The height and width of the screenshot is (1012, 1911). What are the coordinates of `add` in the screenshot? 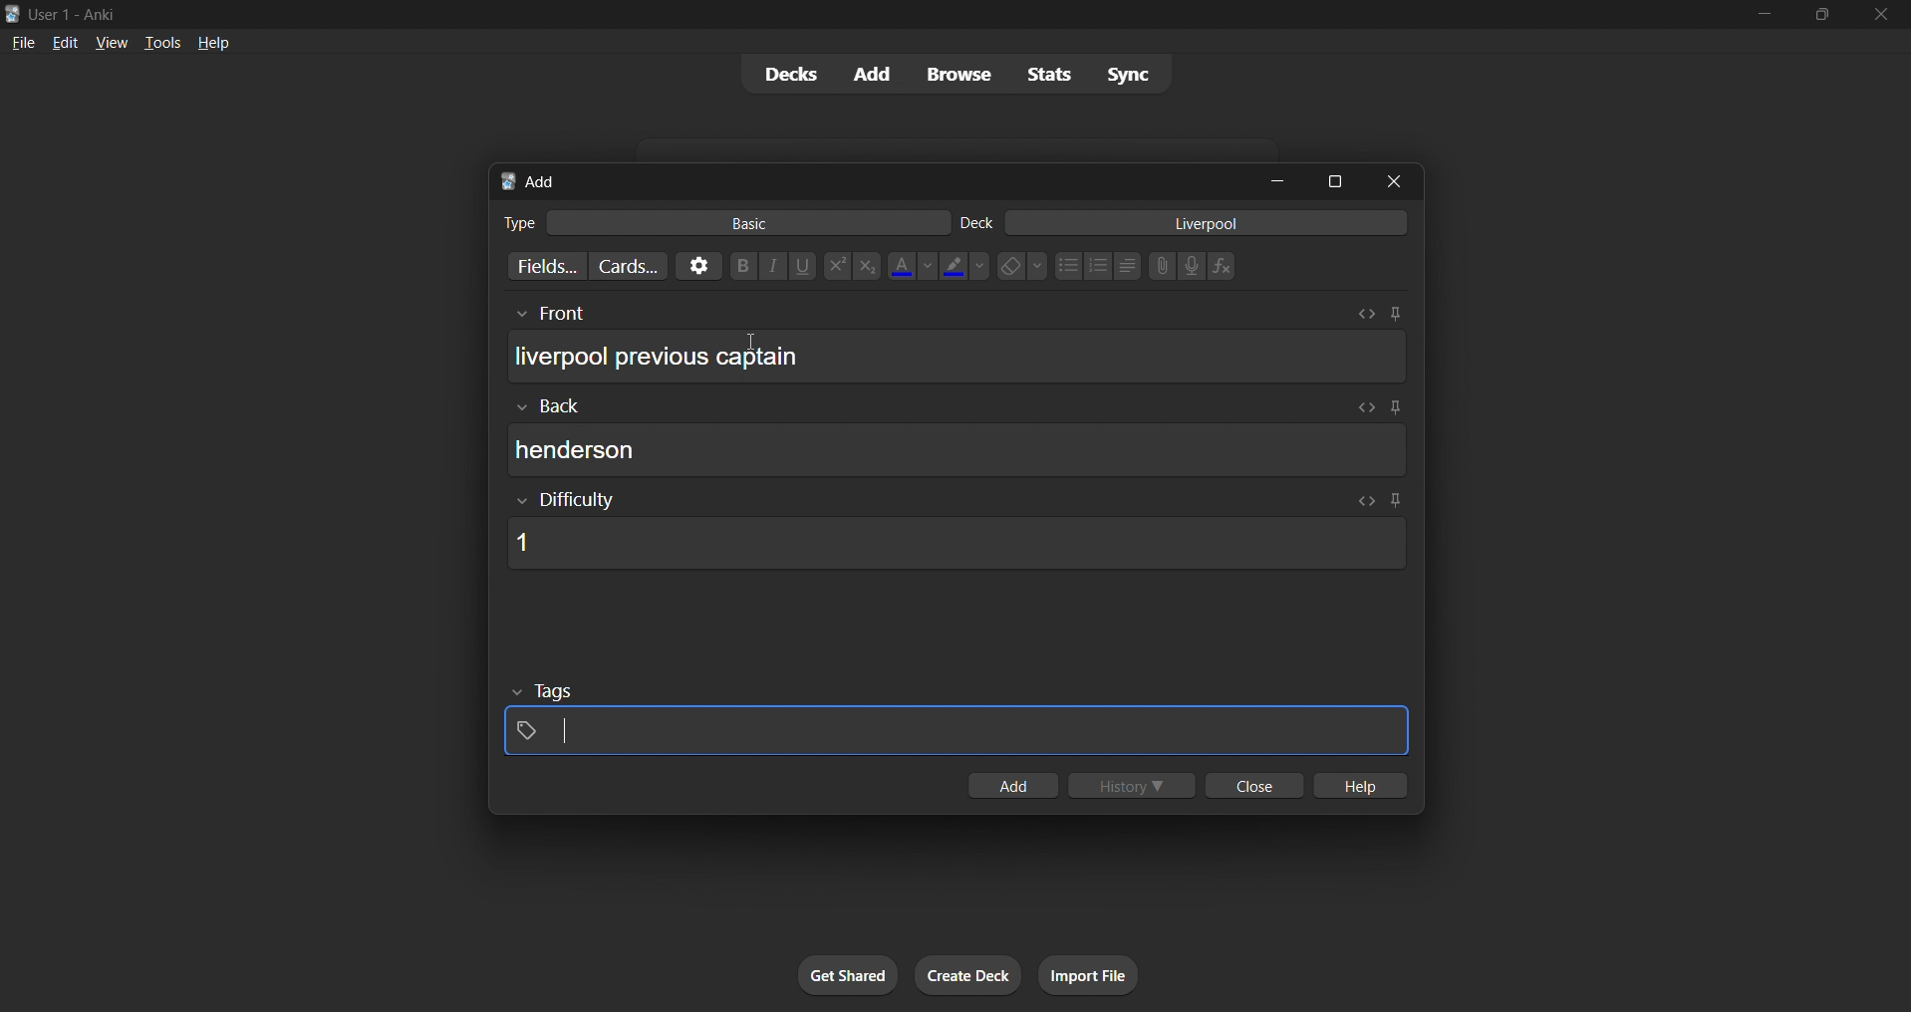 It's located at (868, 73).